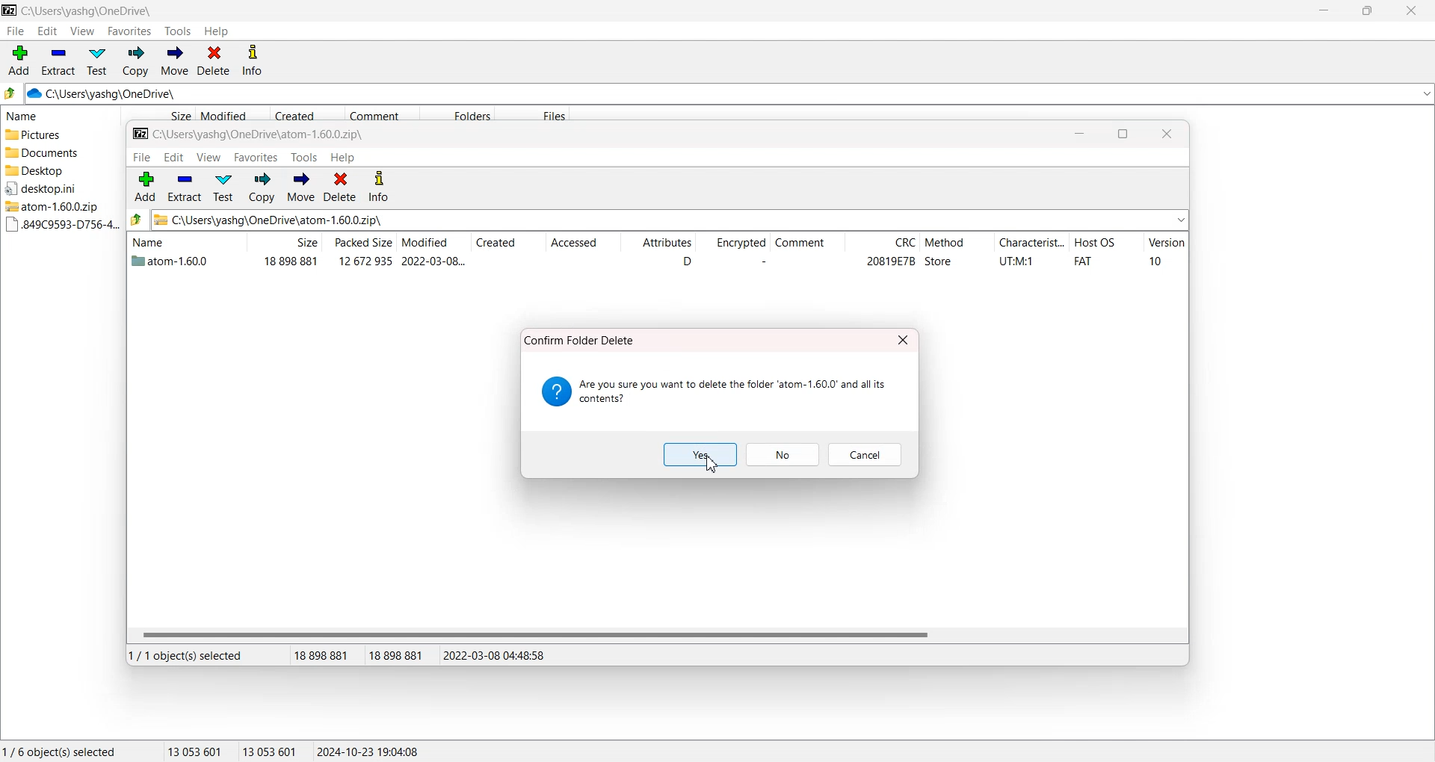 This screenshot has width=1435, height=762. I want to click on Extract, so click(58, 61).